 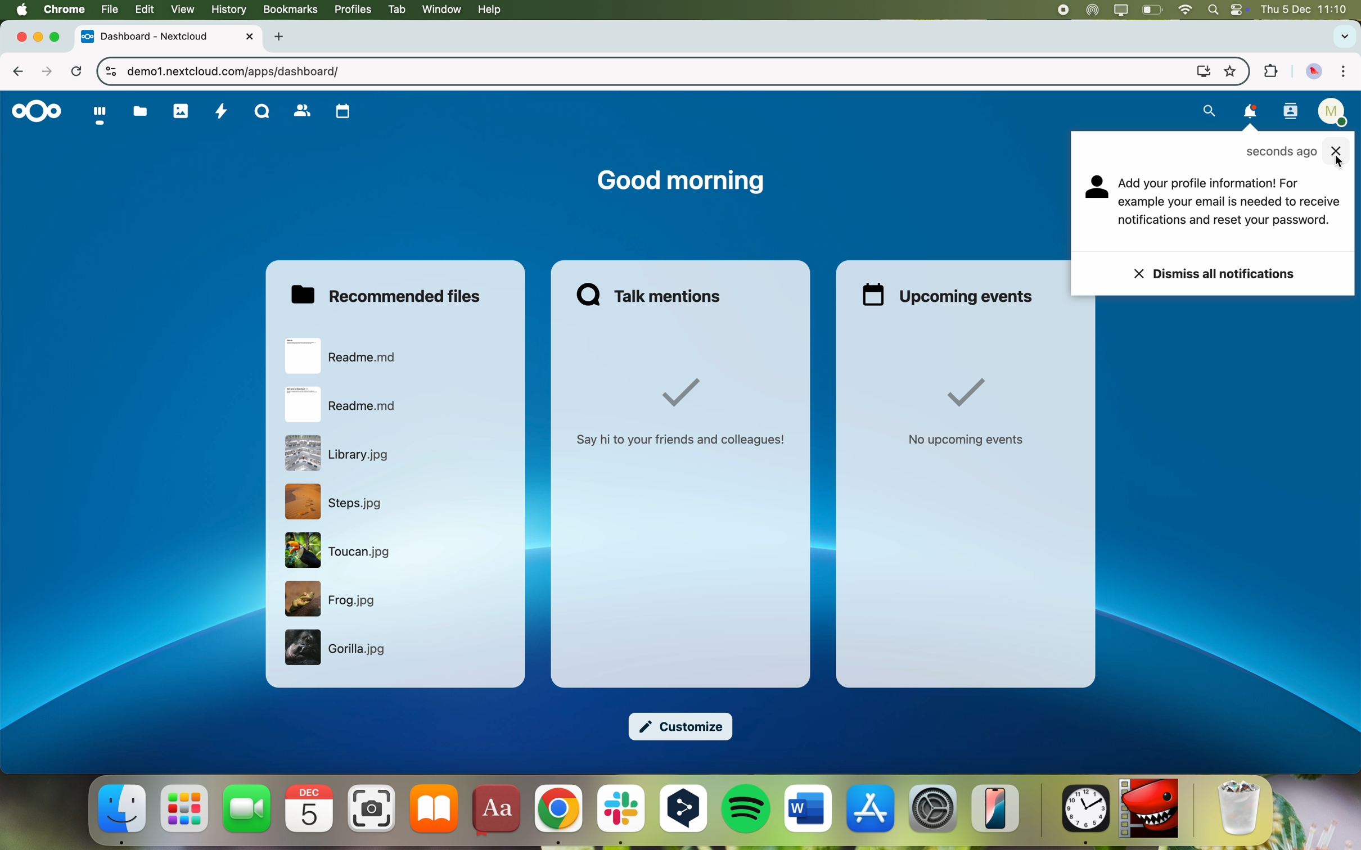 What do you see at coordinates (182, 111) in the screenshot?
I see `photos` at bounding box center [182, 111].